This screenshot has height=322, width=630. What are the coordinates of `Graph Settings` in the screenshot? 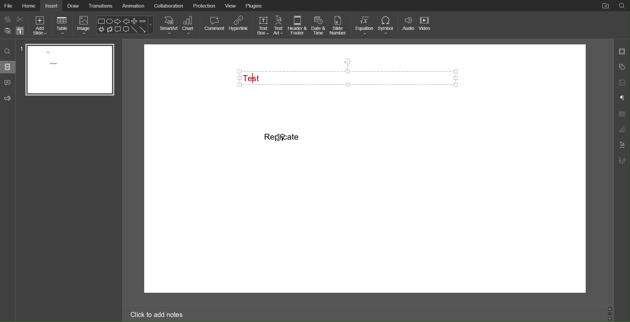 It's located at (621, 130).